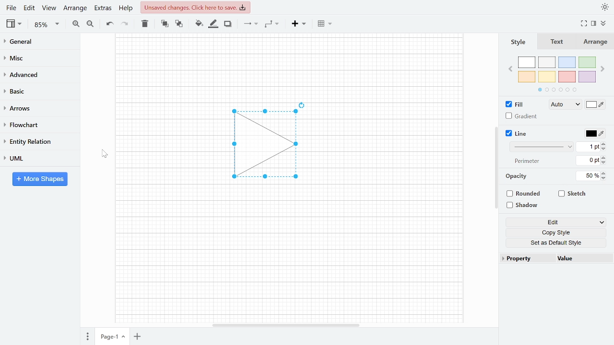  I want to click on To front, so click(165, 23).